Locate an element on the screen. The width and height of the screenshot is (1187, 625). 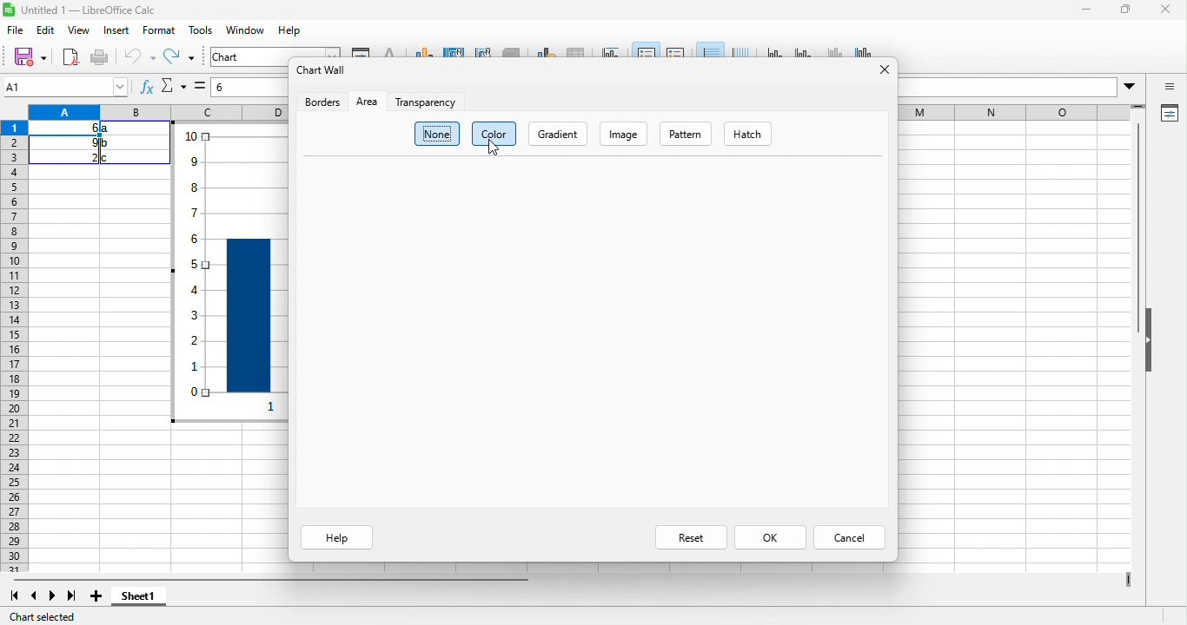
select function is located at coordinates (172, 86).